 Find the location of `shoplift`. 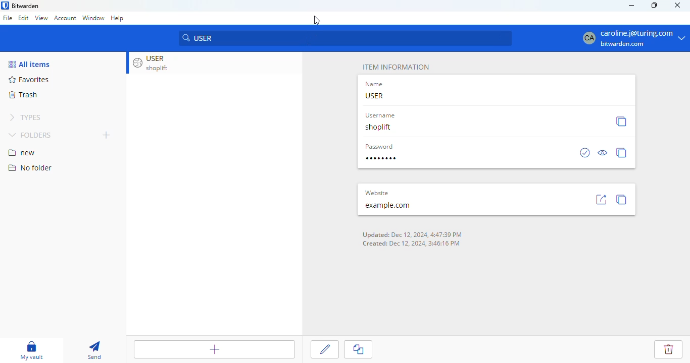

shoplift is located at coordinates (379, 128).